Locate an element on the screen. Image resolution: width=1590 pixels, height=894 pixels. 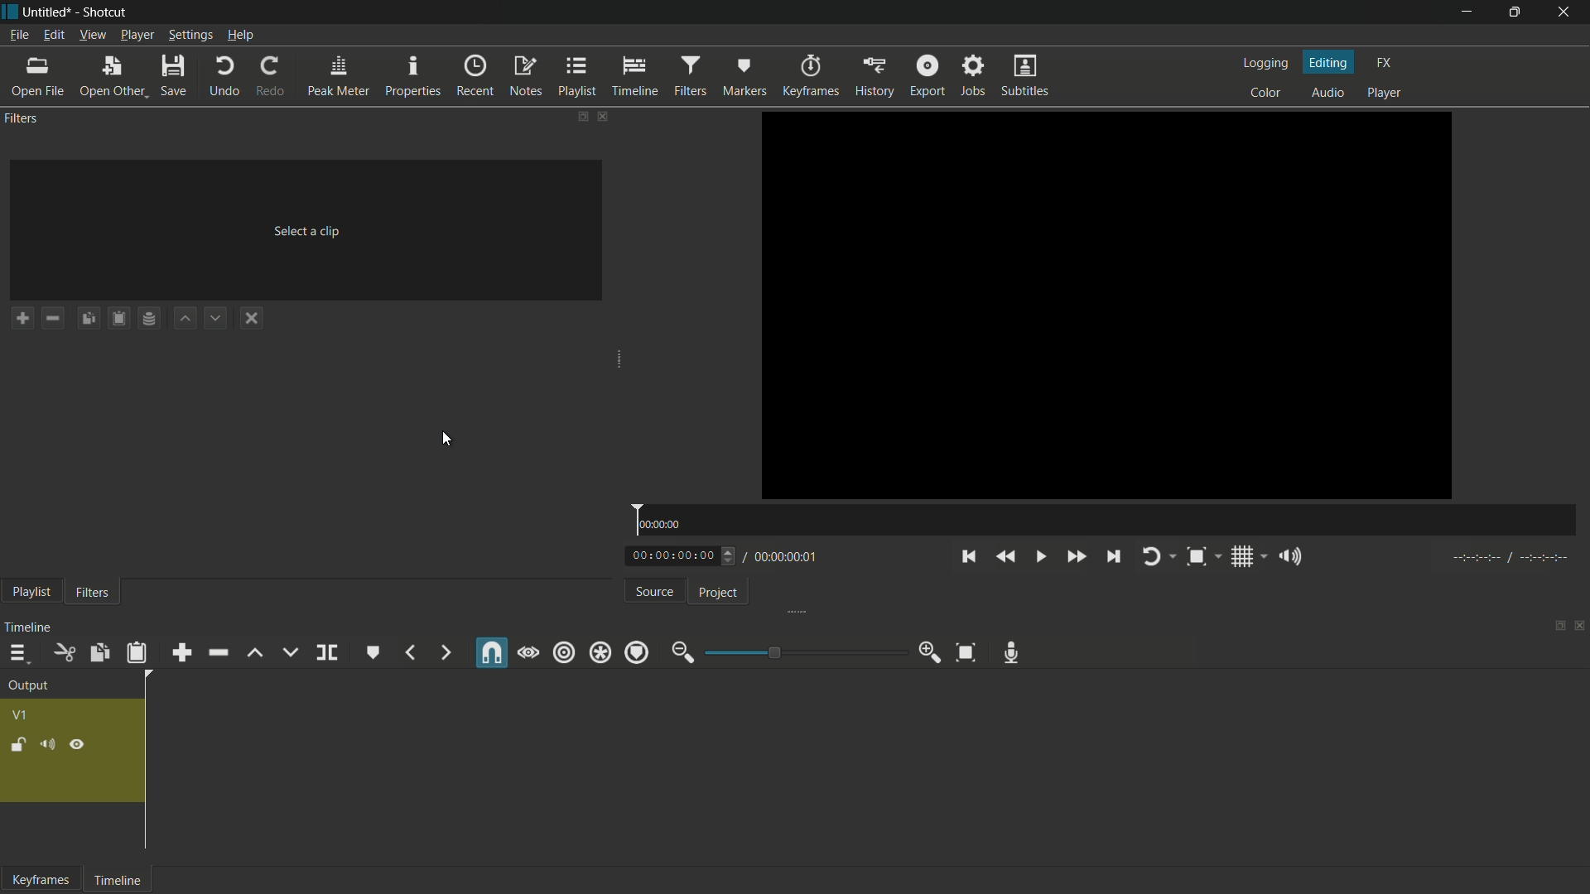
source tab is located at coordinates (655, 592).